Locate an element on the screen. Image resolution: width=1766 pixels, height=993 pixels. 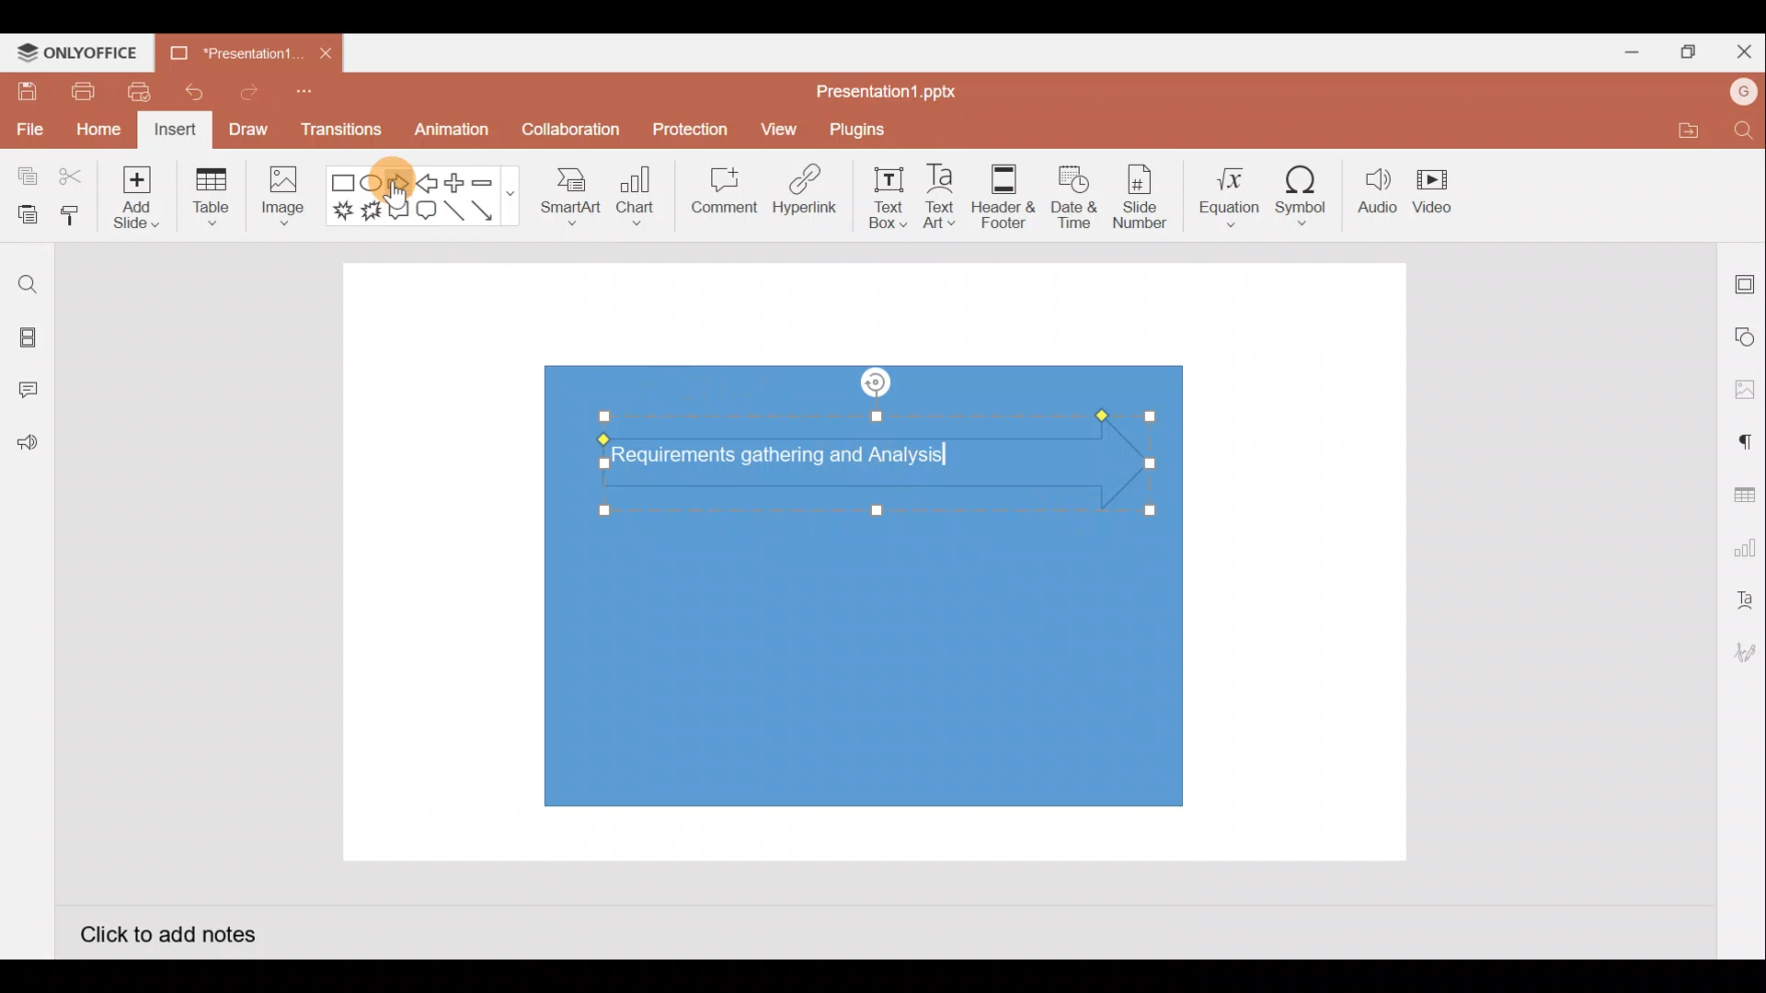
Open file location is located at coordinates (1685, 130).